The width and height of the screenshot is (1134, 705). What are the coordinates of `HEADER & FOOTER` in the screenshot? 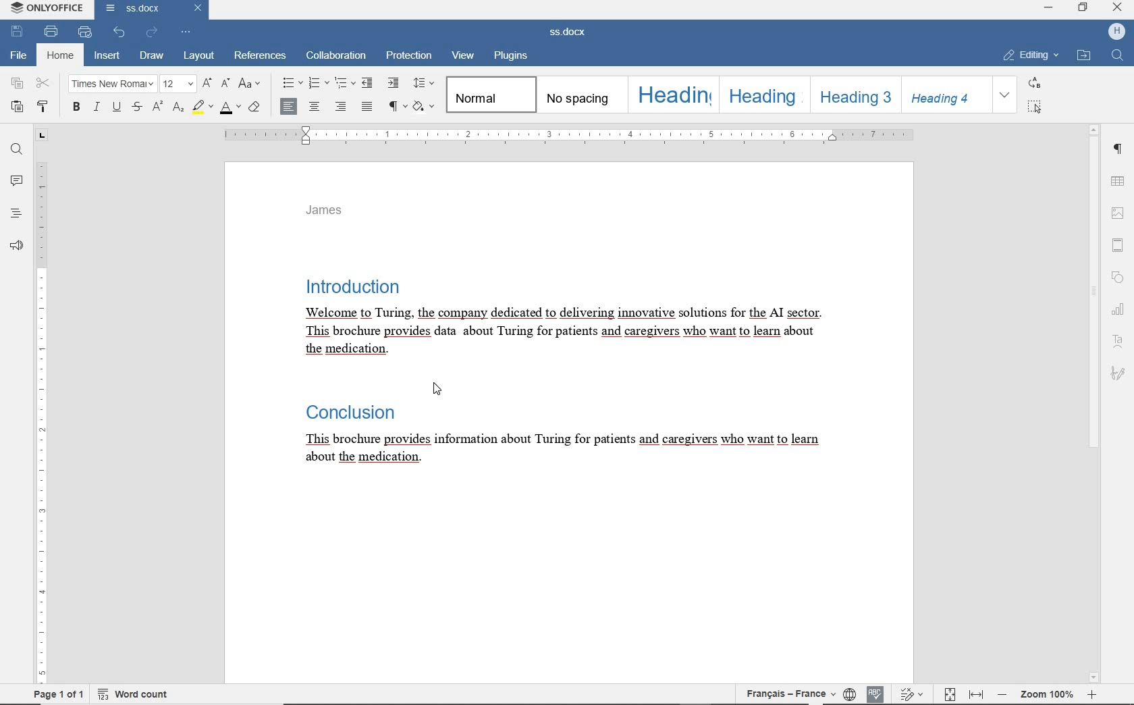 It's located at (1118, 246).